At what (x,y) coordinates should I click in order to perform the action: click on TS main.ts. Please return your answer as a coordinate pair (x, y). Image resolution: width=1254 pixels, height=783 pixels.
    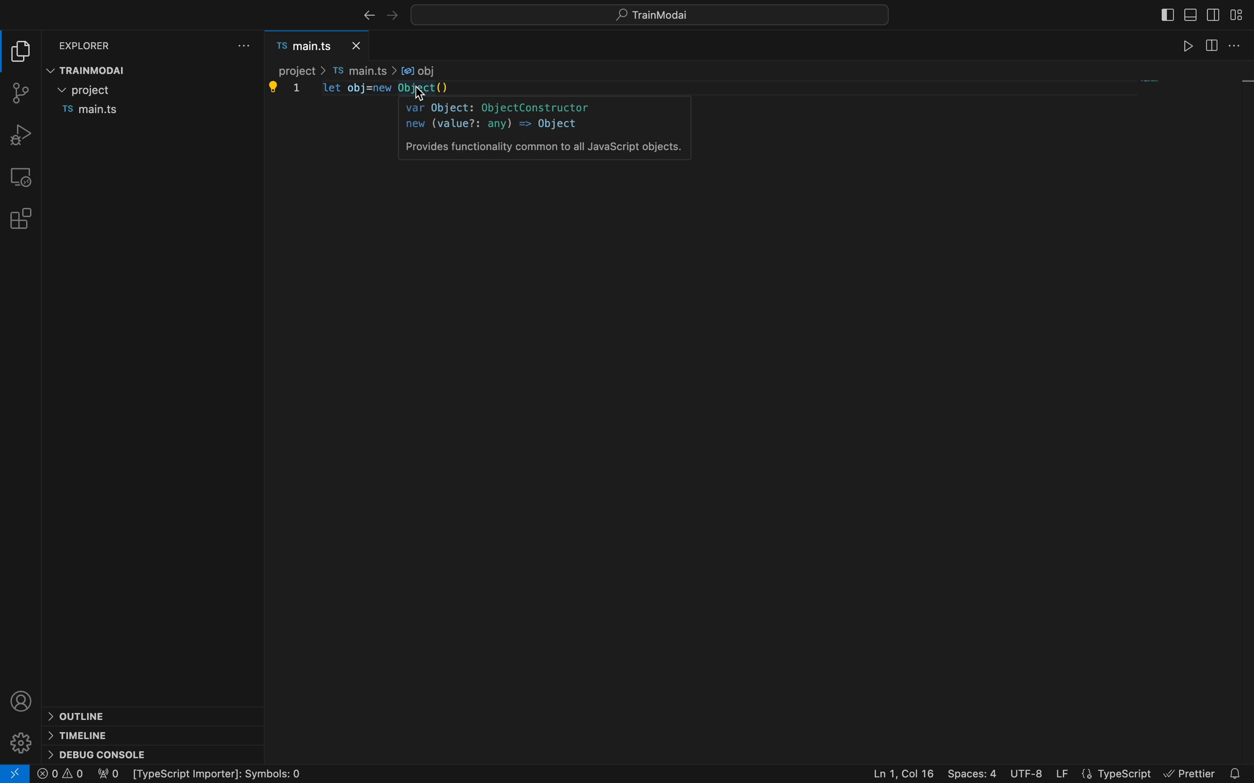
    Looking at the image, I should click on (89, 110).